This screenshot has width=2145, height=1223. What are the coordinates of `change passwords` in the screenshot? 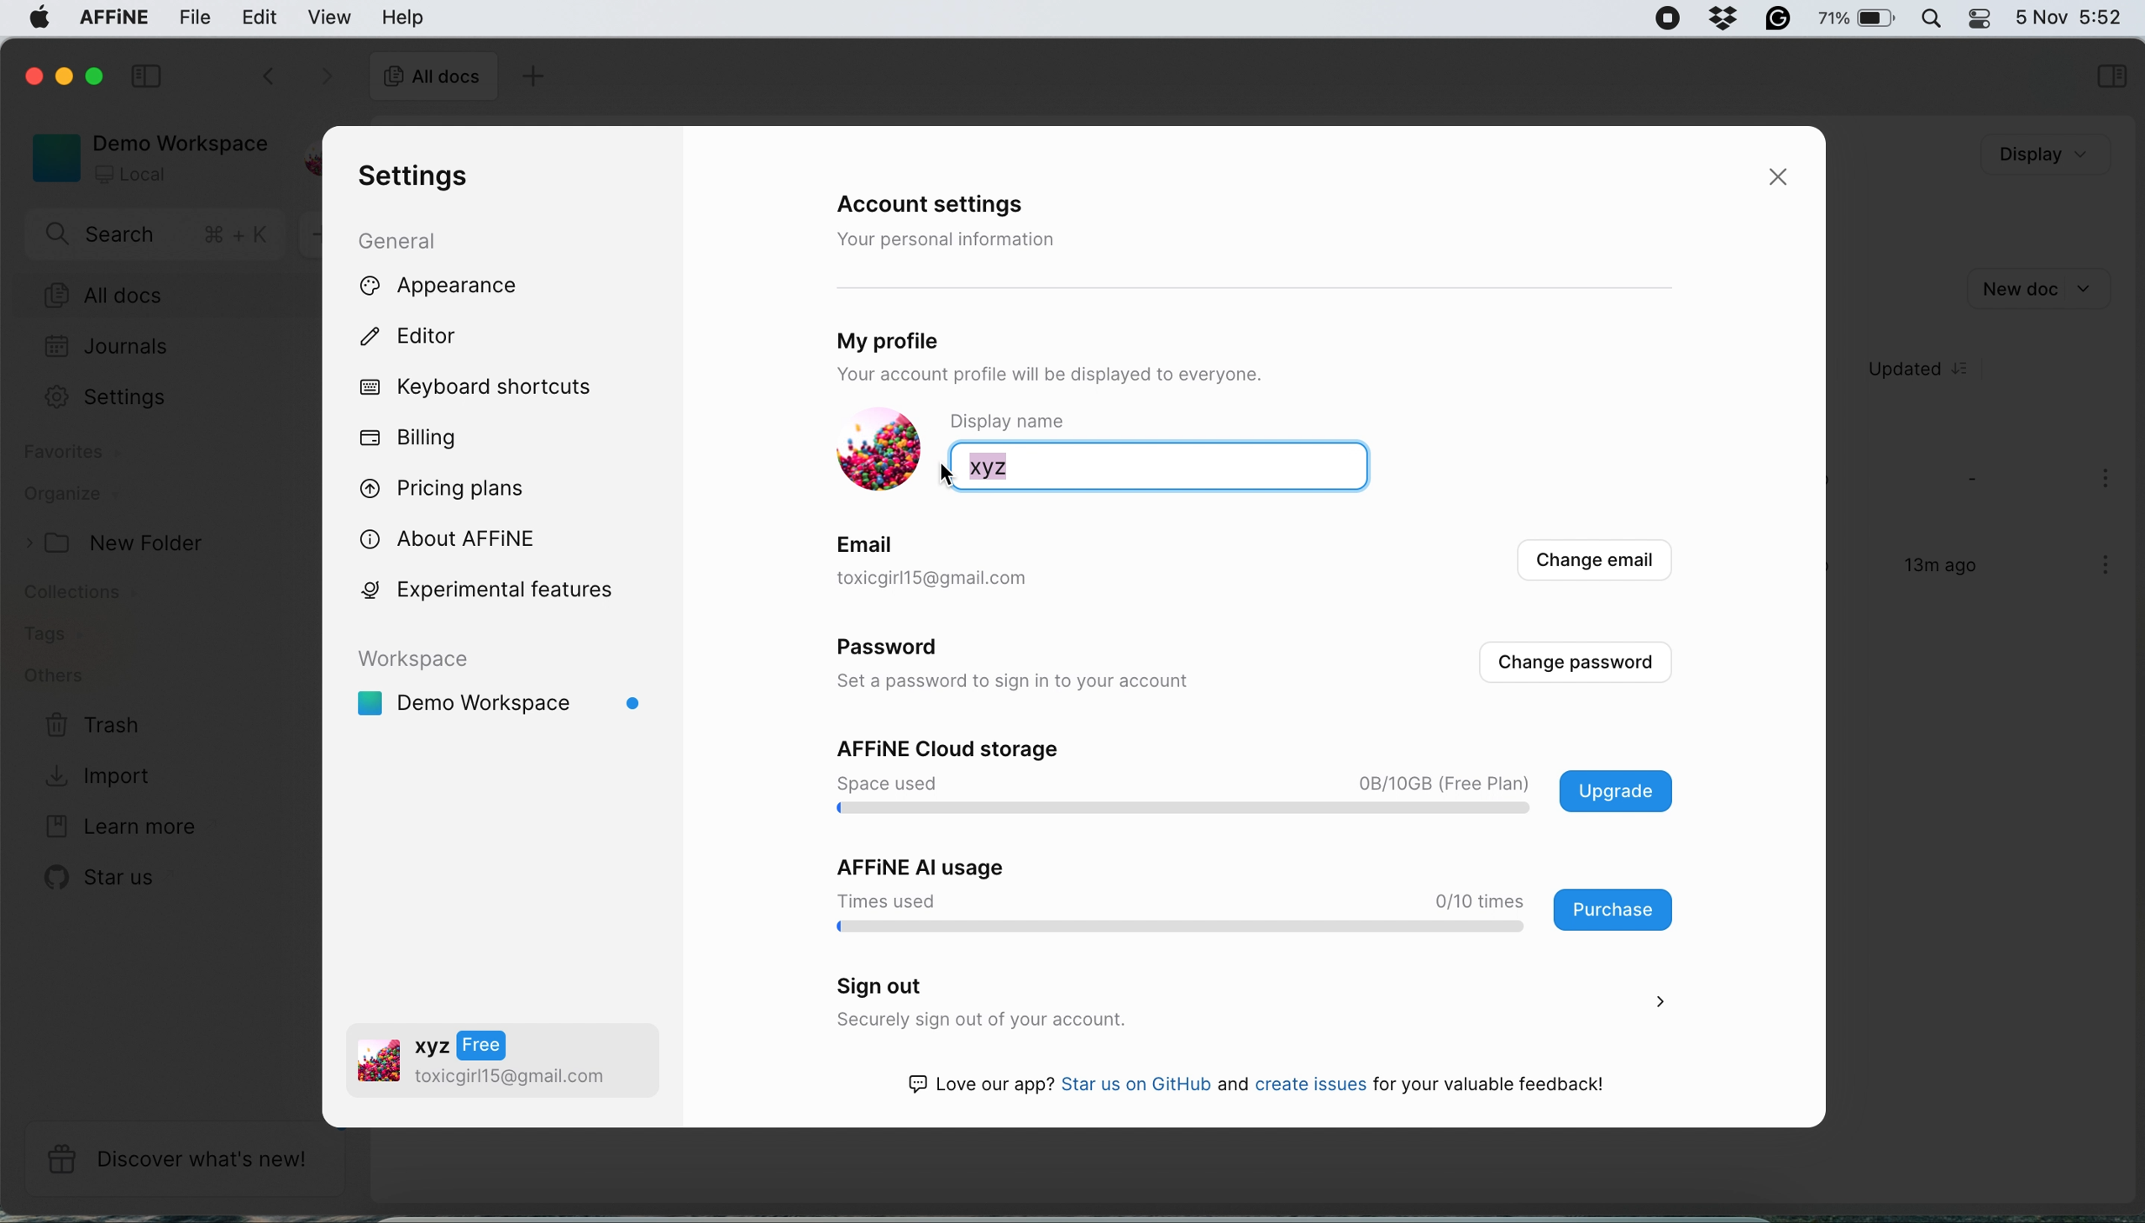 It's located at (1575, 663).